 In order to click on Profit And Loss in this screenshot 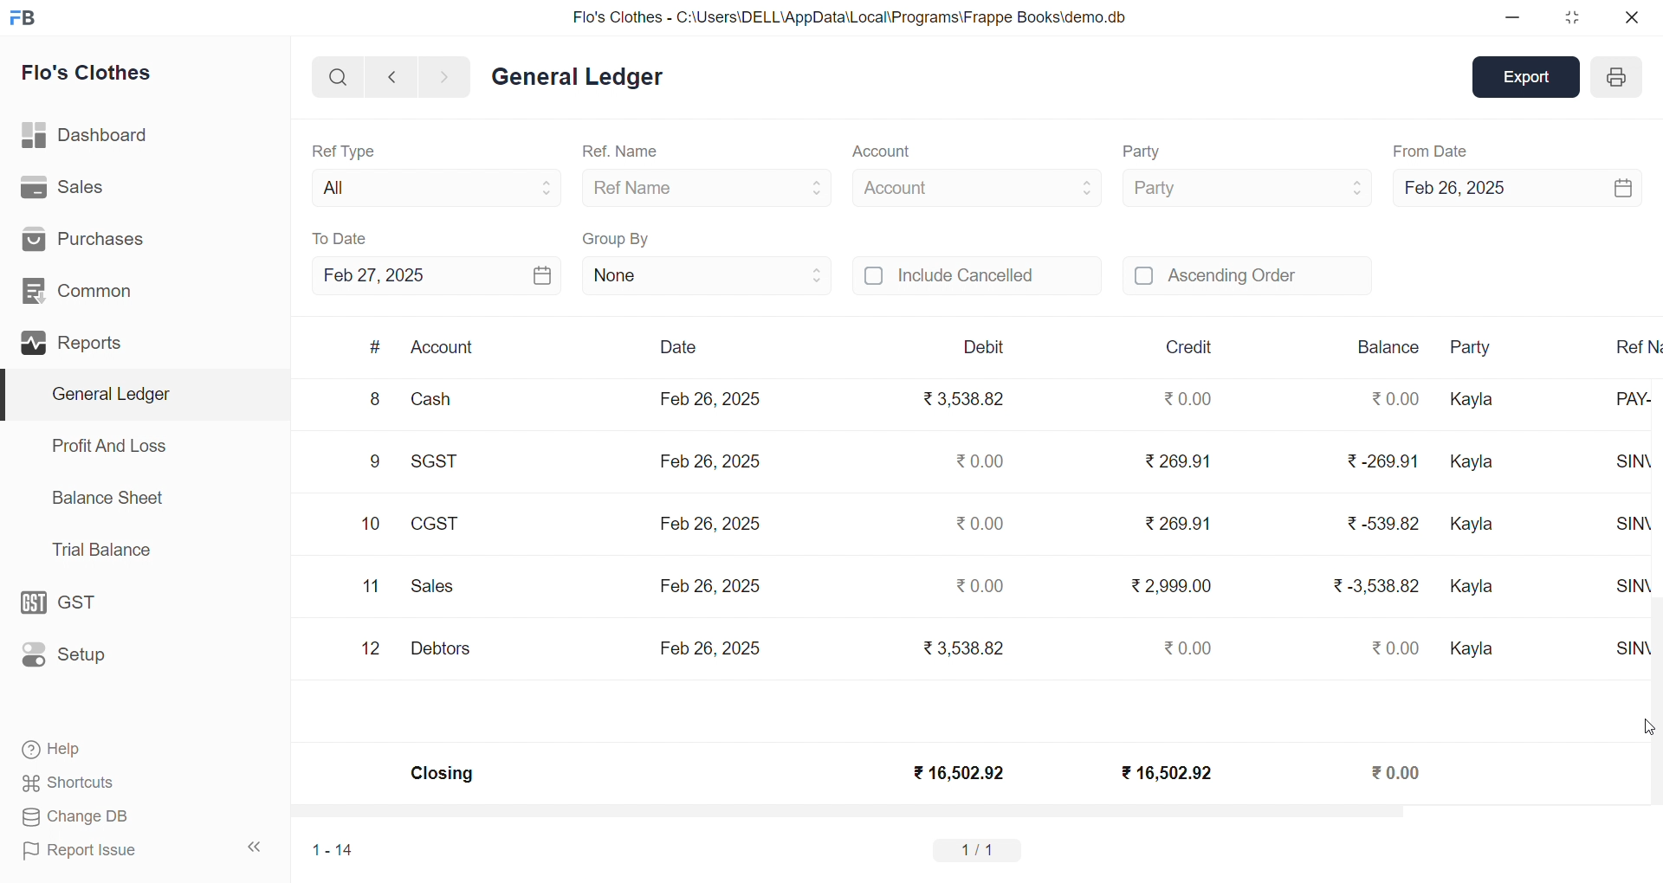, I will do `click(108, 446)`.